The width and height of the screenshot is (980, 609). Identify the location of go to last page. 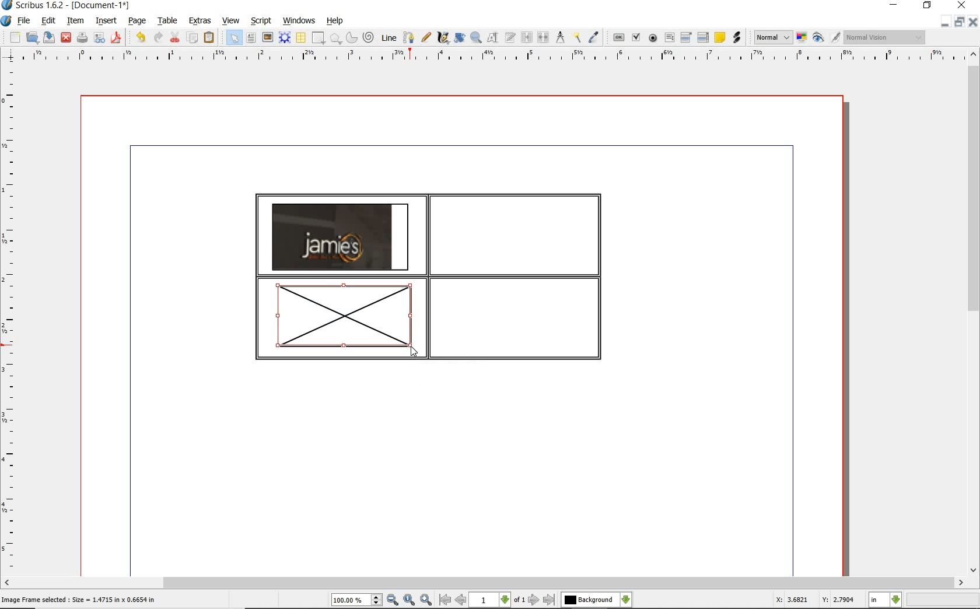
(550, 600).